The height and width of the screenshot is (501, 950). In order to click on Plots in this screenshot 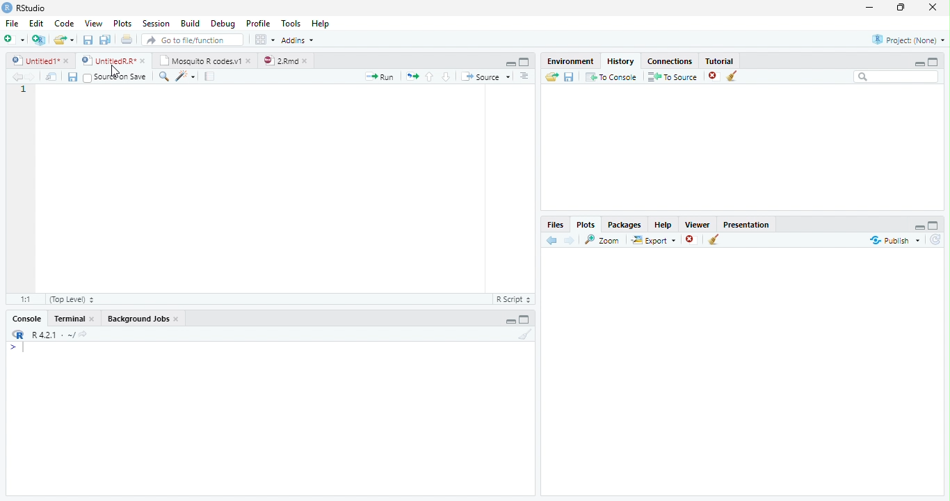, I will do `click(123, 22)`.